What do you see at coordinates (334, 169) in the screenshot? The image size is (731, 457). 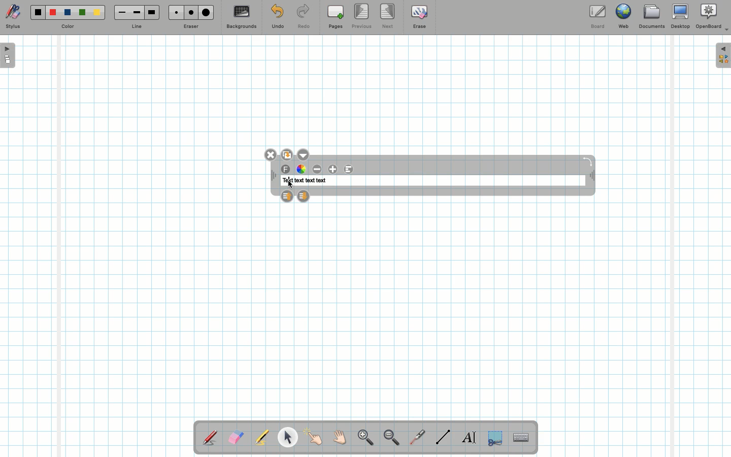 I see `Increase font size` at bounding box center [334, 169].